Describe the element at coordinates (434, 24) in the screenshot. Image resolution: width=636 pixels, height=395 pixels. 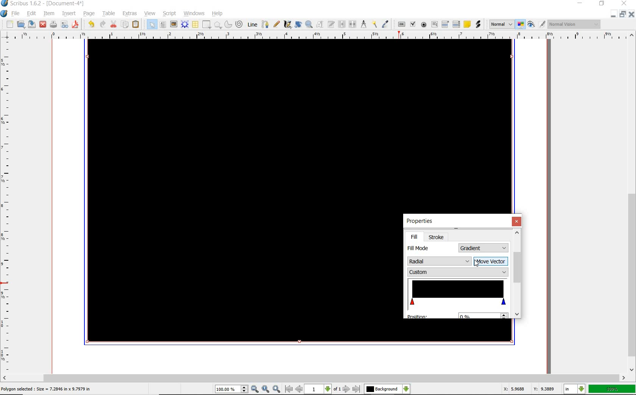
I see `pdf text field` at that location.